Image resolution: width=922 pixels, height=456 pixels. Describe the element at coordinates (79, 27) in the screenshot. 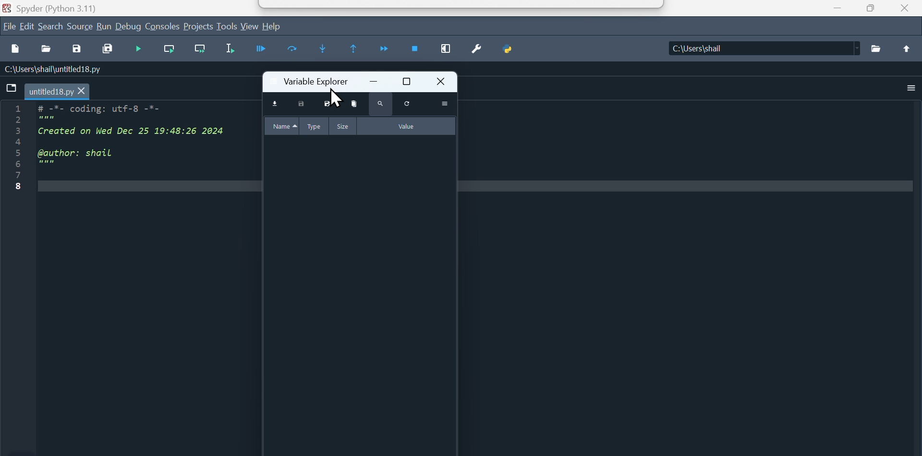

I see `` at that location.